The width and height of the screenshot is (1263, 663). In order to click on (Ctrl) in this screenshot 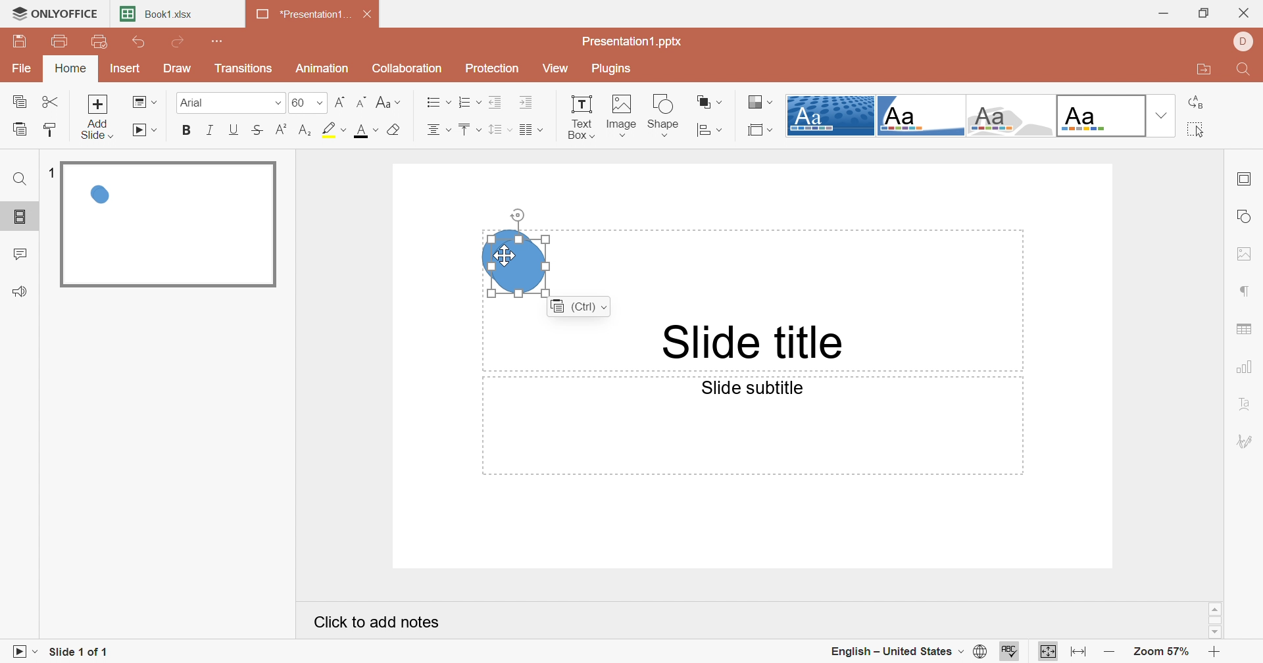, I will do `click(578, 307)`.